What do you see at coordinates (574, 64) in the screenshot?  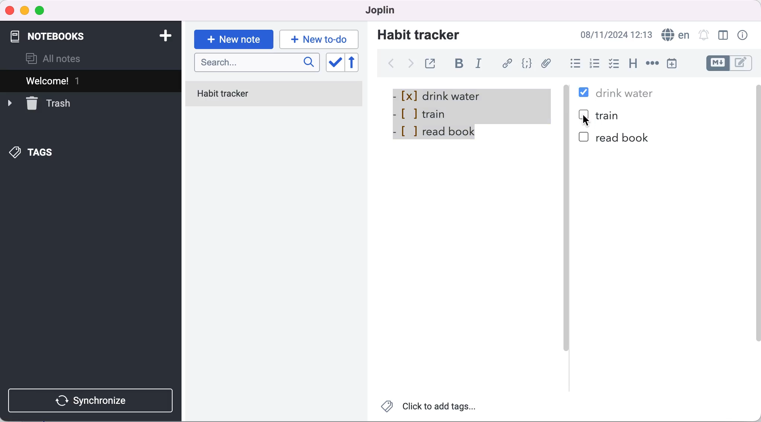 I see `bulleted list` at bounding box center [574, 64].